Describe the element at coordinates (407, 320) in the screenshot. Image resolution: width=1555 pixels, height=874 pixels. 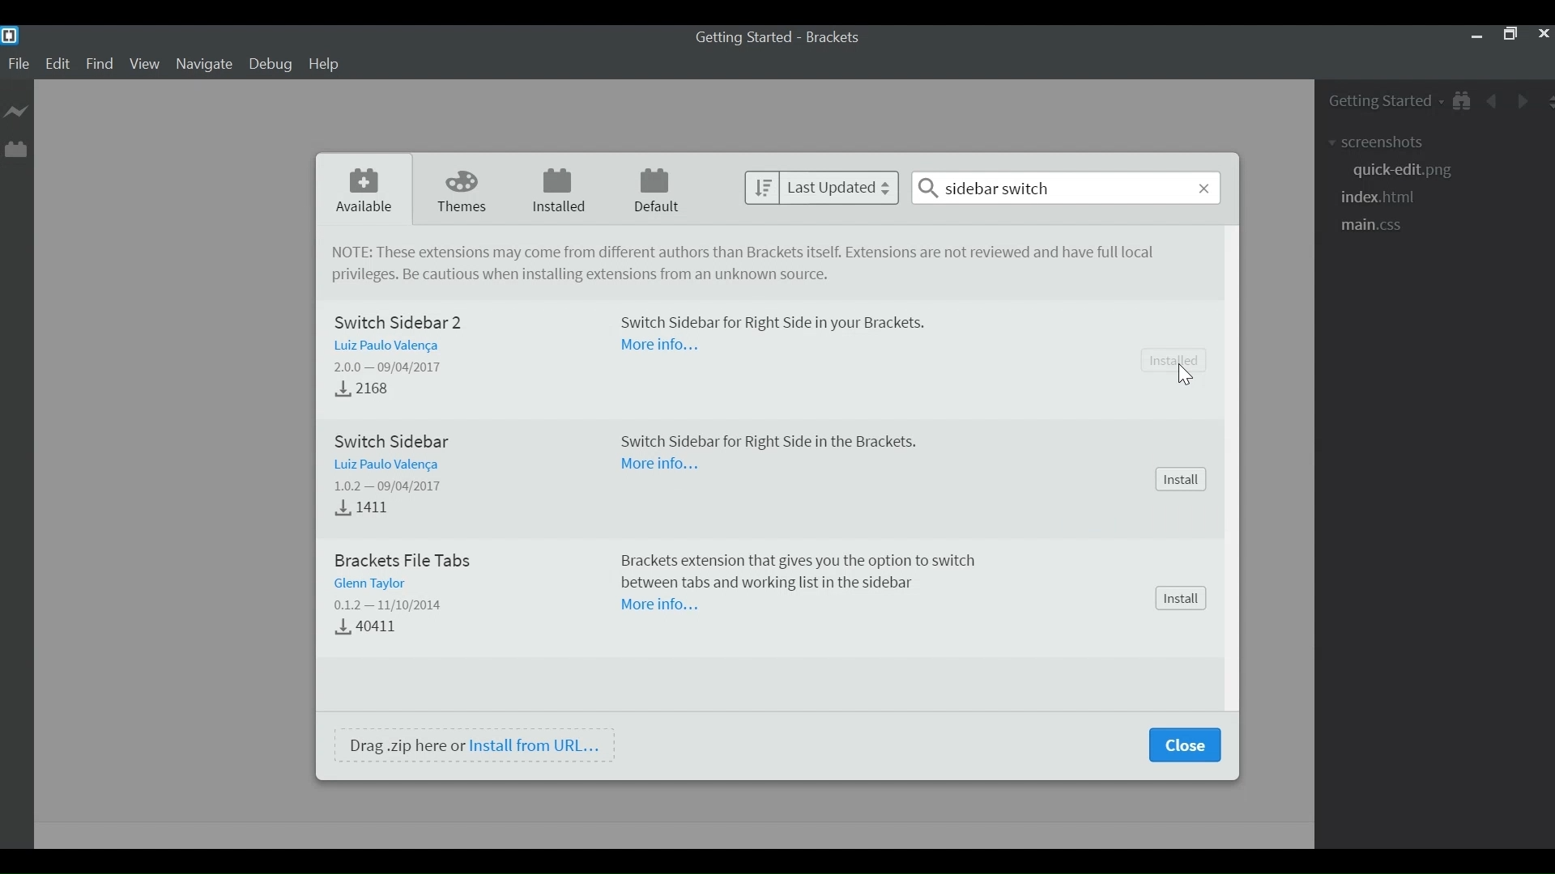
I see `Switch Sidebar 2` at that location.